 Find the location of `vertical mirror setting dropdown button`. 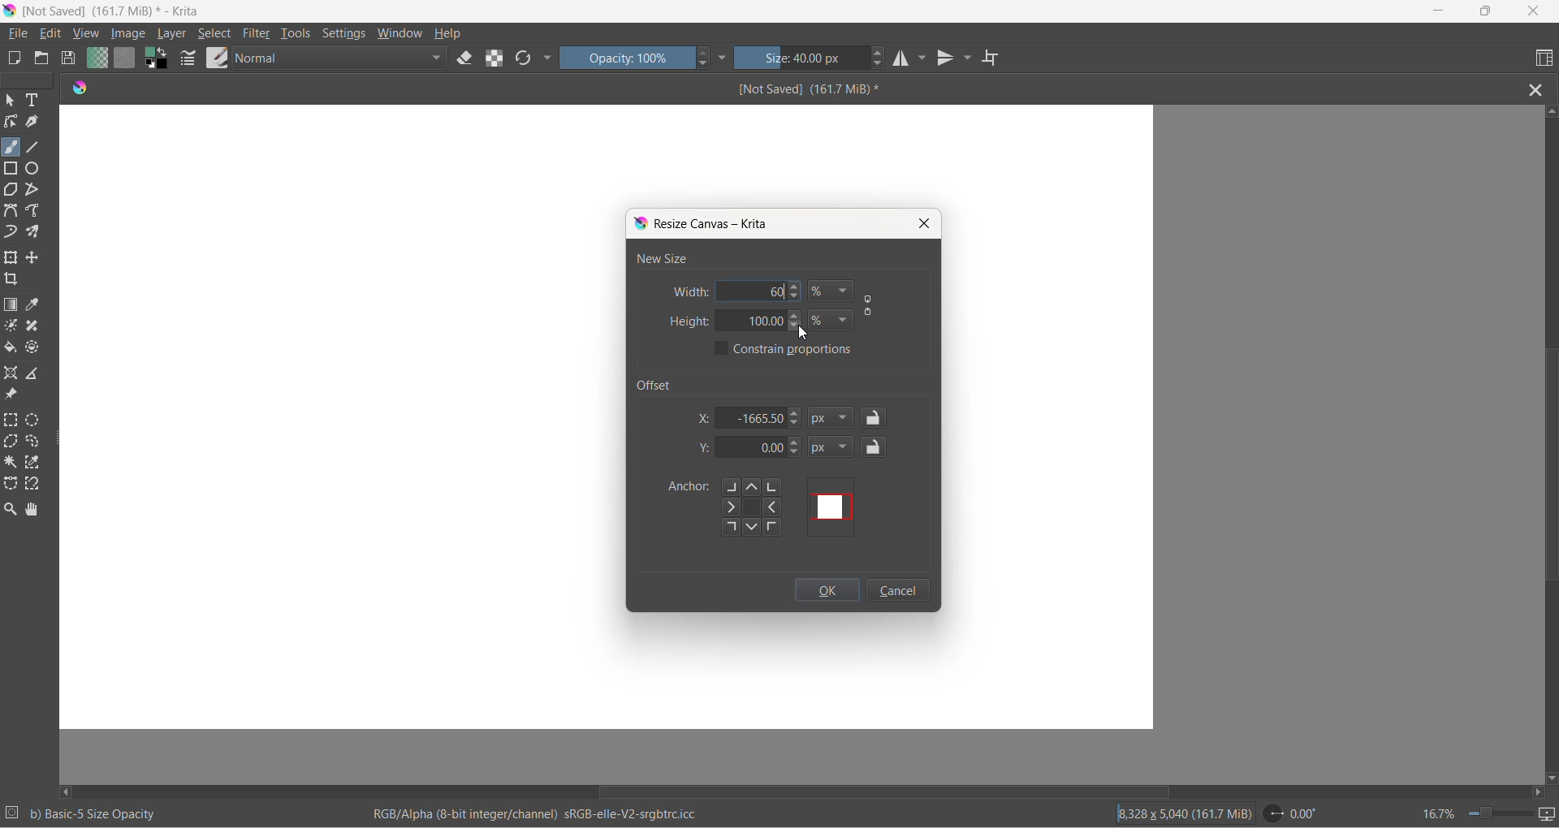

vertical mirror setting dropdown button is located at coordinates (969, 60).